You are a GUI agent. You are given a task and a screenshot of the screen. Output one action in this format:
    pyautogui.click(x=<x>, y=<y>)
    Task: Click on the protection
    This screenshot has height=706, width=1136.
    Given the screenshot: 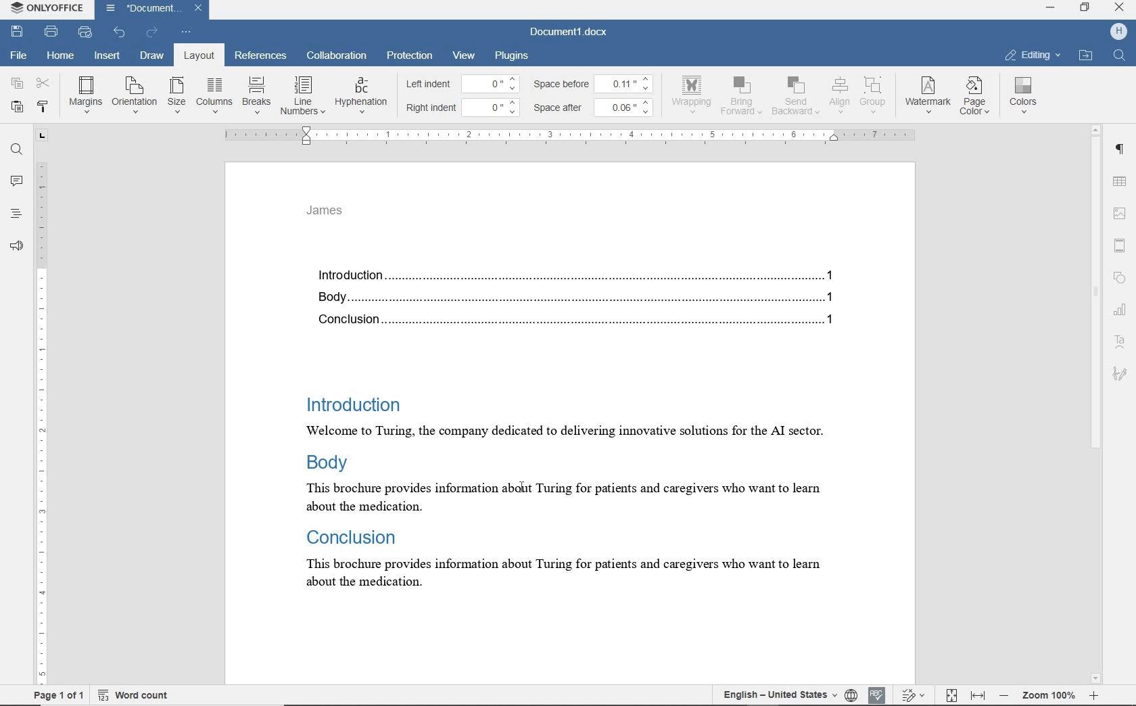 What is the action you would take?
    pyautogui.click(x=409, y=55)
    